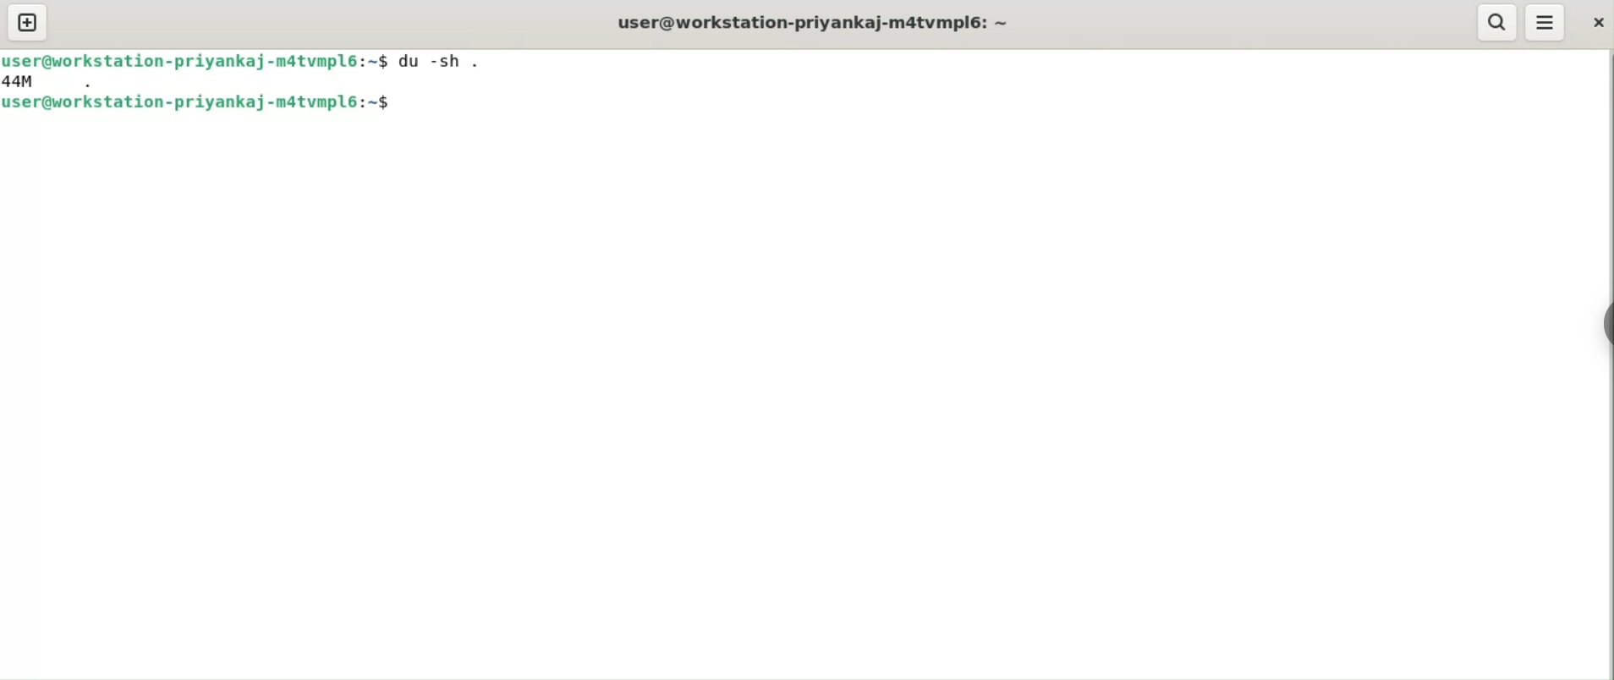  Describe the element at coordinates (810, 23) in the screenshot. I see `user@workstation-priyankaj-m4tvmlp6:~` at that location.